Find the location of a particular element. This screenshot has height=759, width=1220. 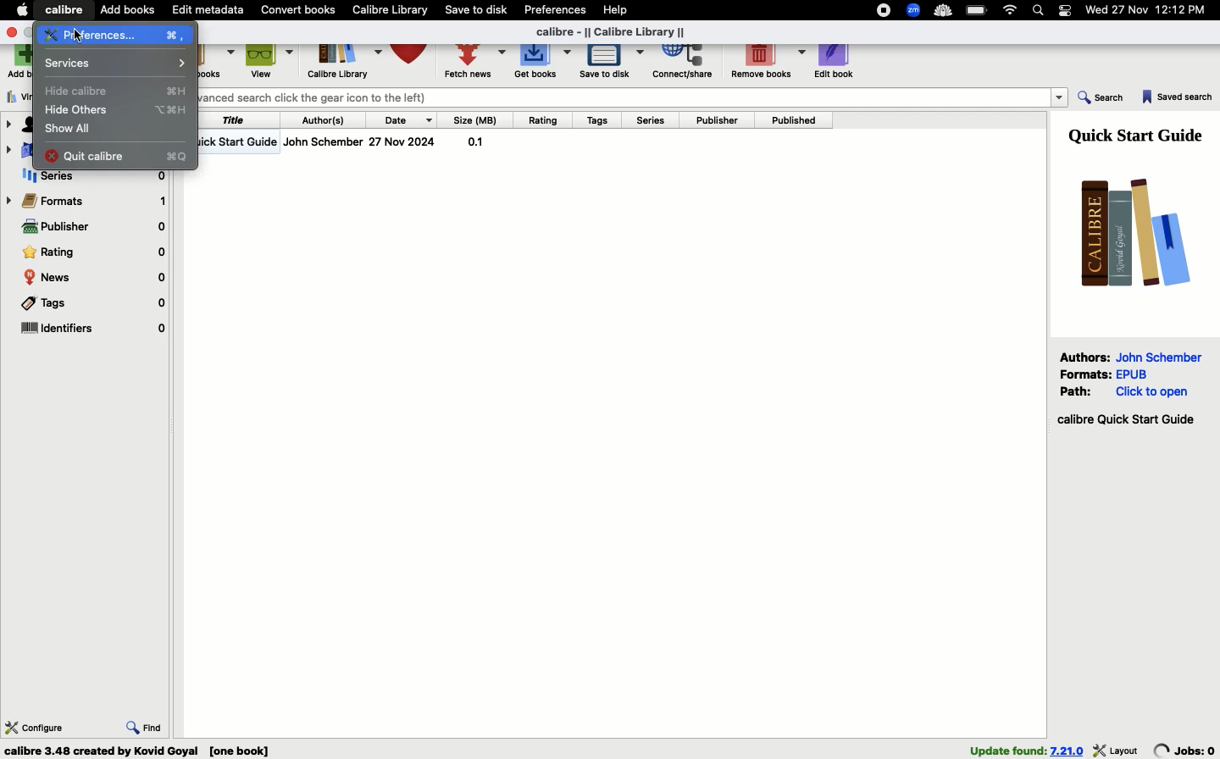

Series is located at coordinates (91, 177).